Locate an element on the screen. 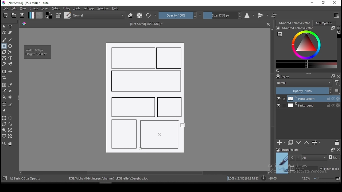 Image resolution: width=342 pixels, height=192 pixels. filter in tag is located at coordinates (329, 169).